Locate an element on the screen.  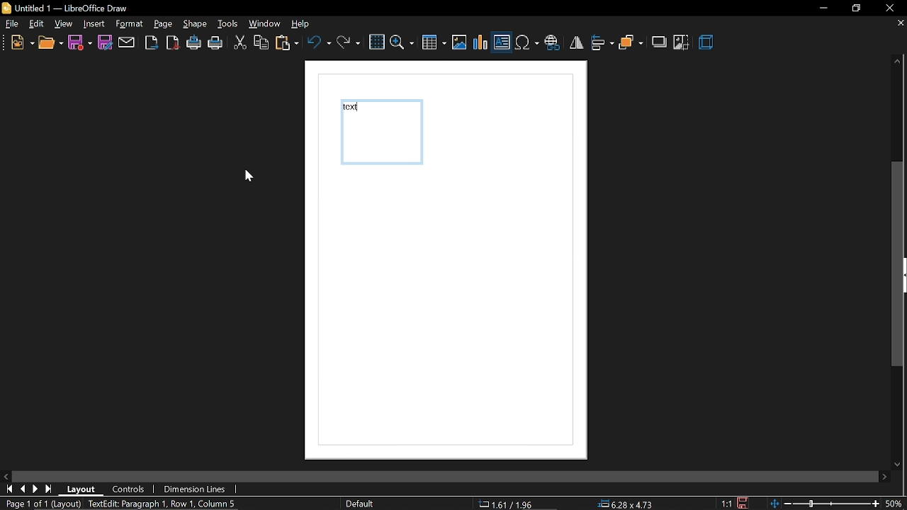
save is located at coordinates (80, 42).